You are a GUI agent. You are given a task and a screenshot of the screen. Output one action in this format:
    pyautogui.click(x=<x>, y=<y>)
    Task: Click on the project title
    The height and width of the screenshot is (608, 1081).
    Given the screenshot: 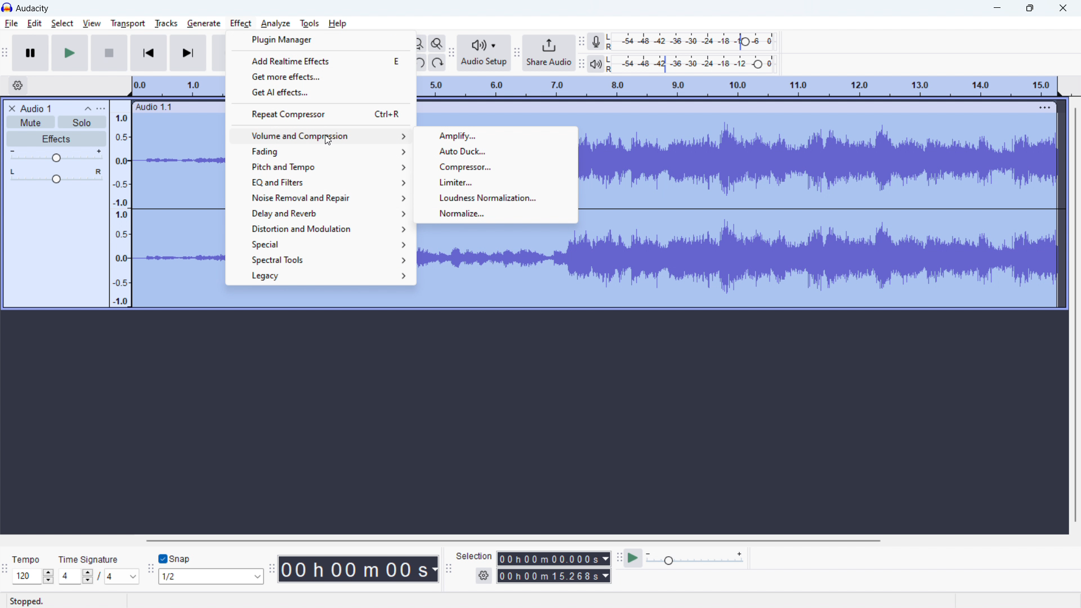 What is the action you would take?
    pyautogui.click(x=35, y=109)
    